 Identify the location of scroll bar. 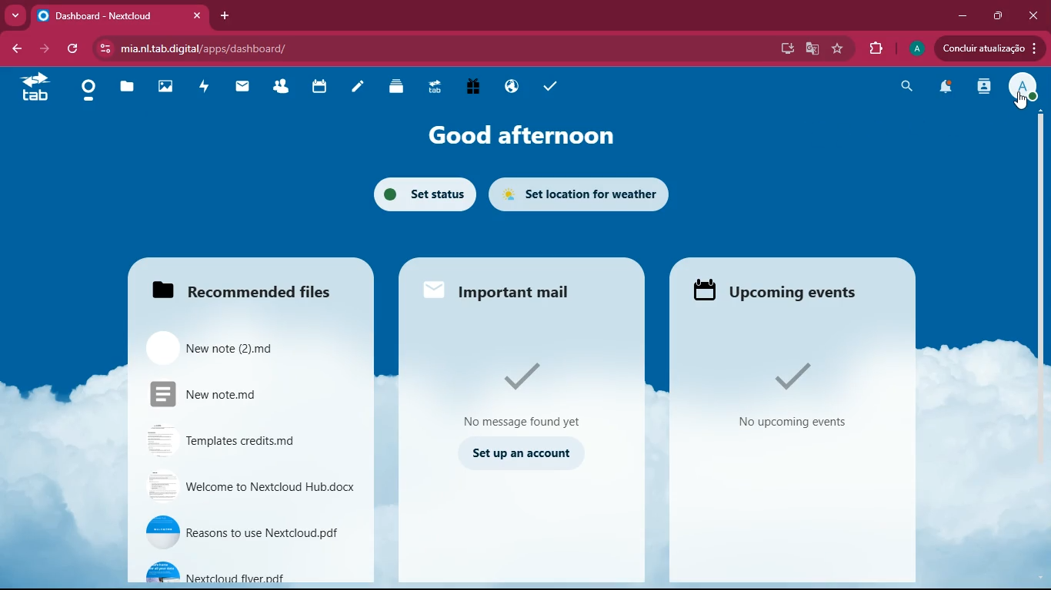
(1039, 244).